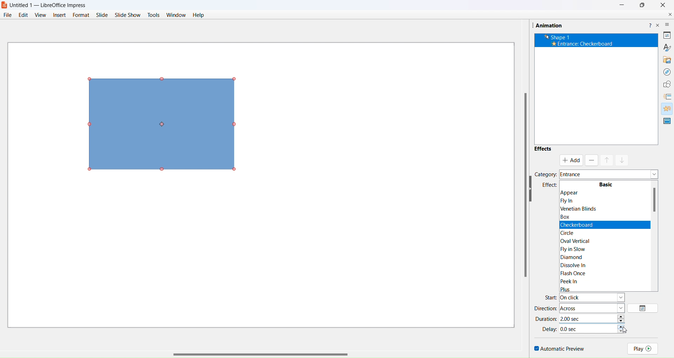 This screenshot has height=358, width=674. Describe the element at coordinates (644, 308) in the screenshot. I see `options` at that location.